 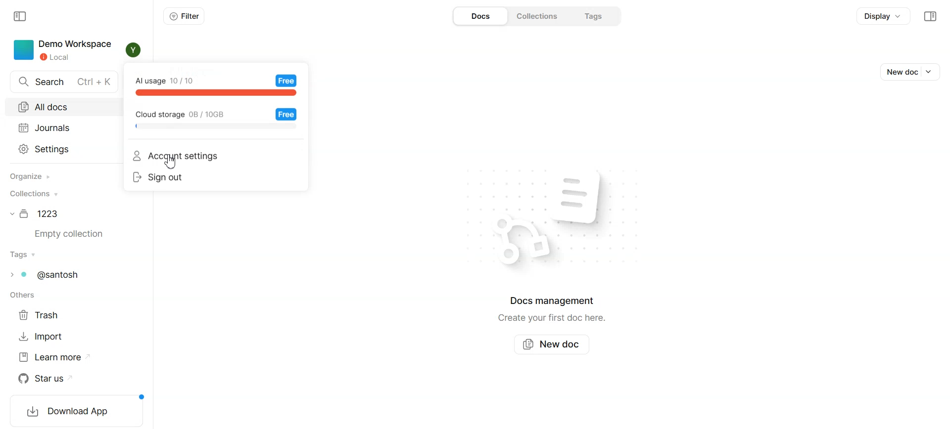 I want to click on  New doc, so click(x=554, y=343).